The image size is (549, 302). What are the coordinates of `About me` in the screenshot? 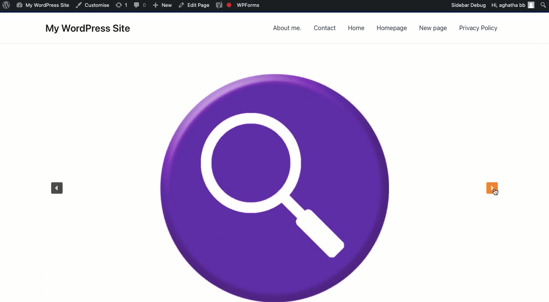 It's located at (288, 29).